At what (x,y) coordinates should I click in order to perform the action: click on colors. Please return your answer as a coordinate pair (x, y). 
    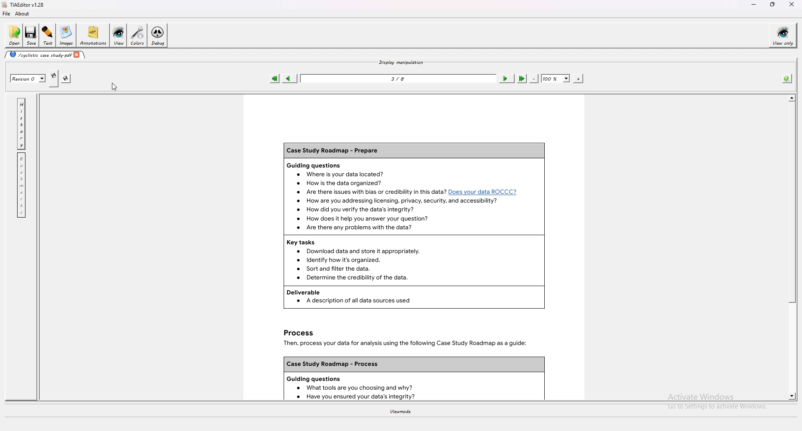
    Looking at the image, I should click on (137, 35).